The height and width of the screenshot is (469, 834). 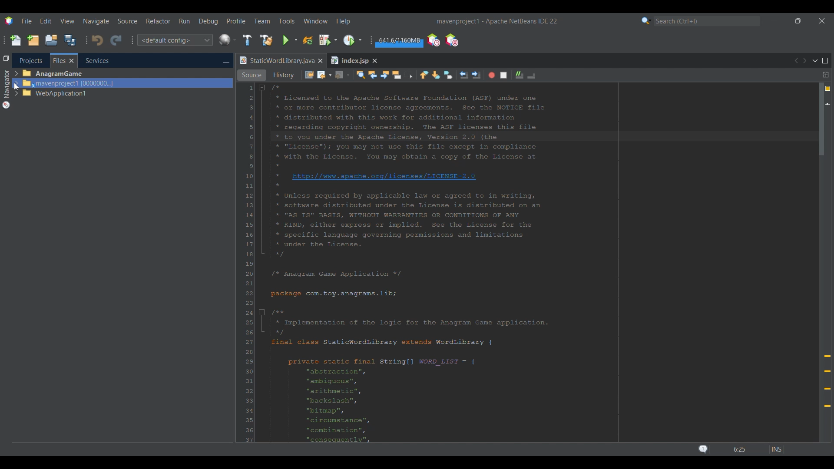 I want to click on Source menu, so click(x=128, y=21).